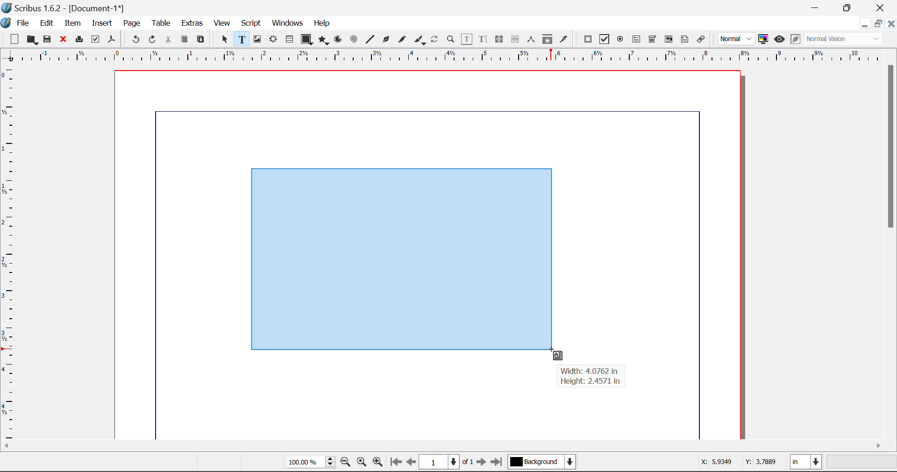  I want to click on Width: 4.0667 in, Height: 2.4571 in, so click(591, 377).